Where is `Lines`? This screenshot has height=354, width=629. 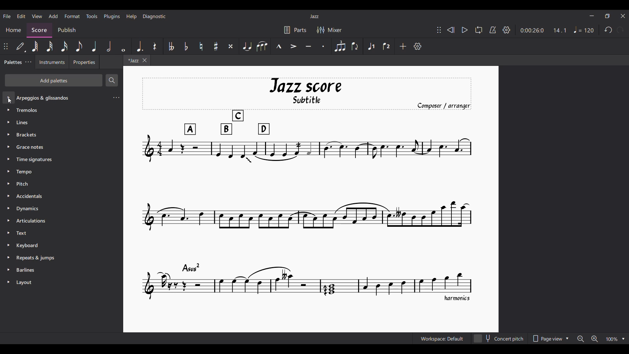
Lines is located at coordinates (24, 122).